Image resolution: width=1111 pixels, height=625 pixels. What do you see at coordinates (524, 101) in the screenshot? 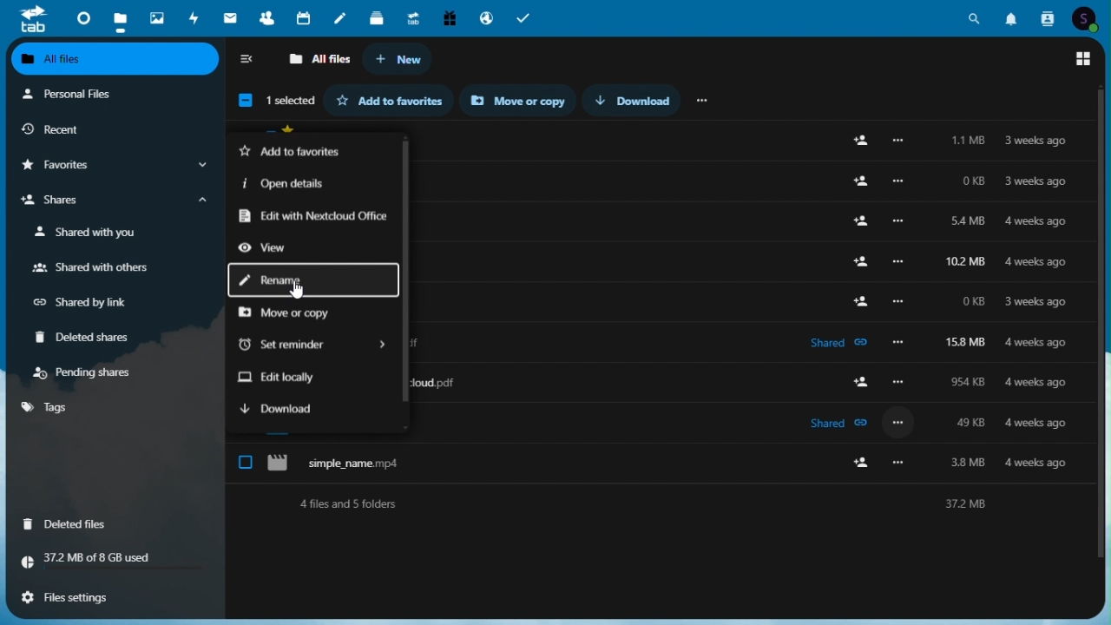
I see `Move or Copy` at bounding box center [524, 101].